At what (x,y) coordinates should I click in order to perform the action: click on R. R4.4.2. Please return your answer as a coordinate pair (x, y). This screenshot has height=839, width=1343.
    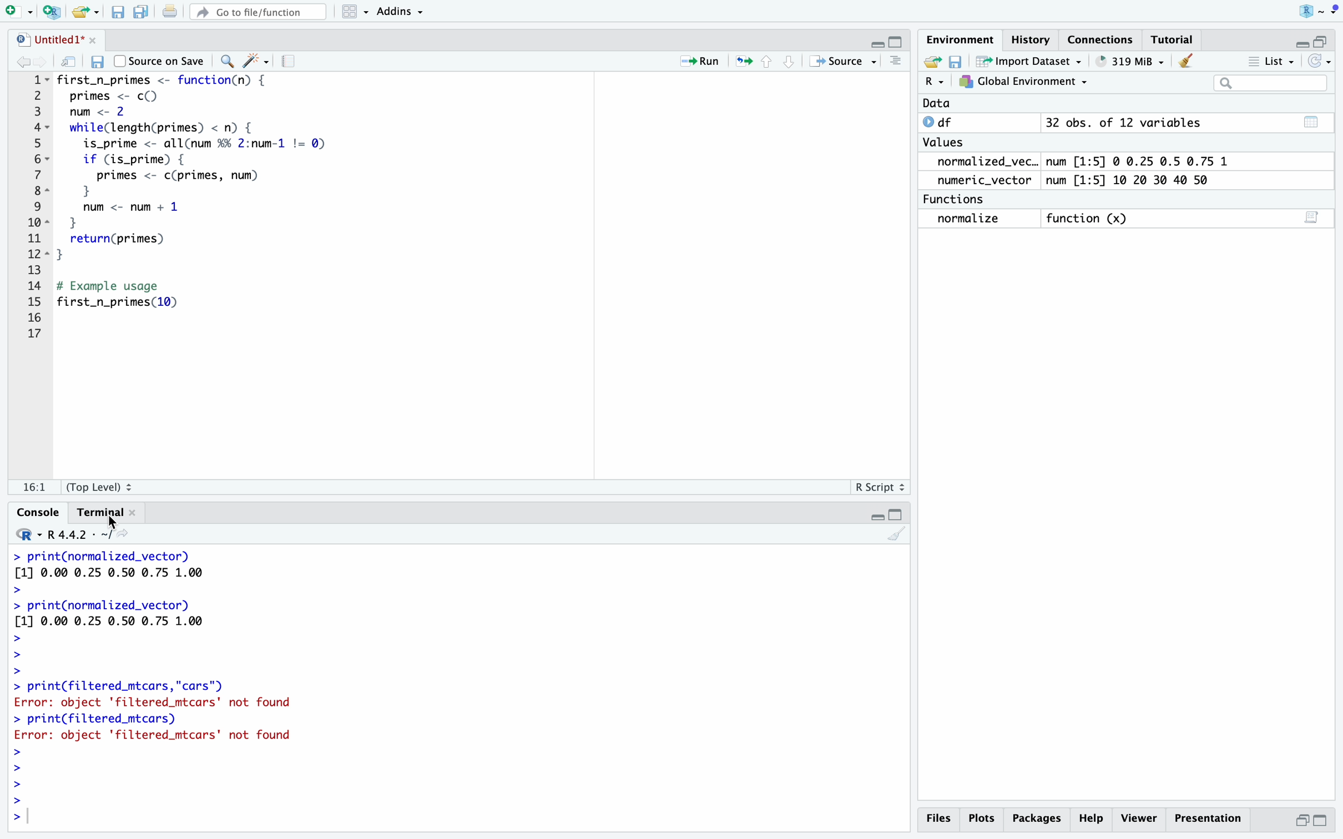
    Looking at the image, I should click on (69, 532).